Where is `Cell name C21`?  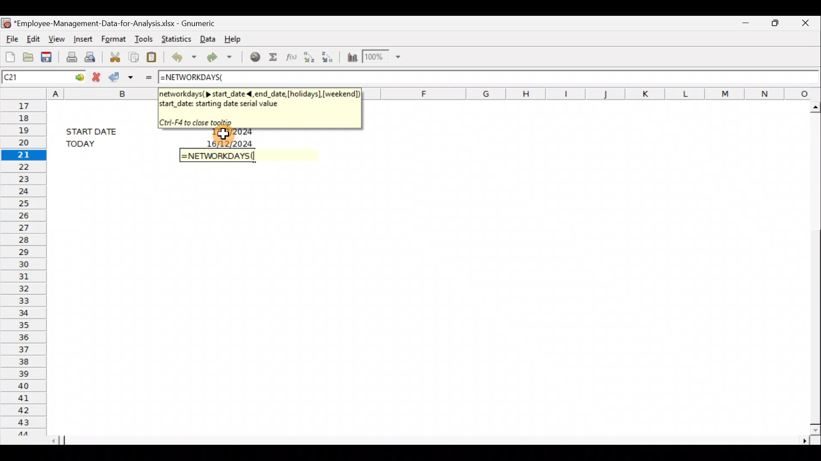 Cell name C21 is located at coordinates (27, 76).